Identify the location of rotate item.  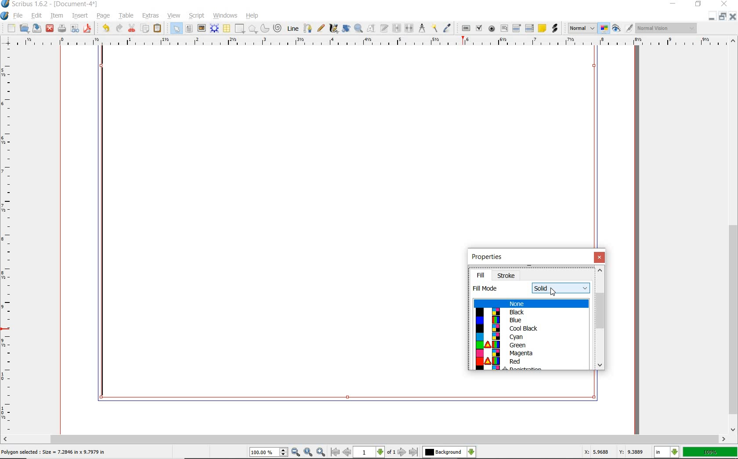
(346, 29).